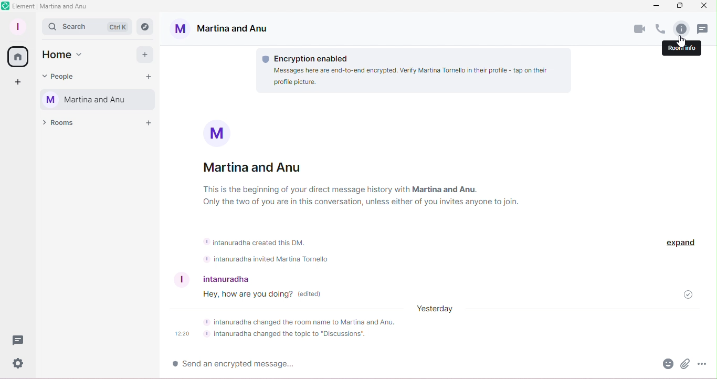 Image resolution: width=717 pixels, height=379 pixels. I want to click on Explore rooms, so click(147, 25).